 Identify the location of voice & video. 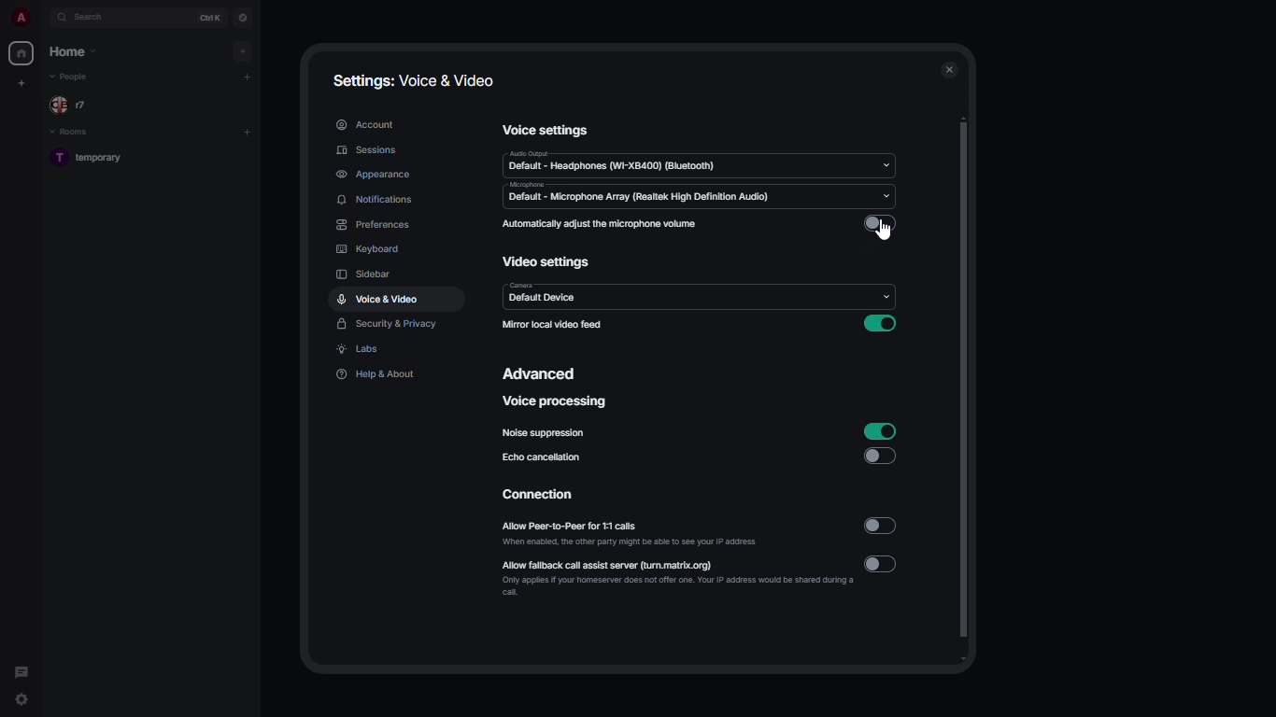
(377, 299).